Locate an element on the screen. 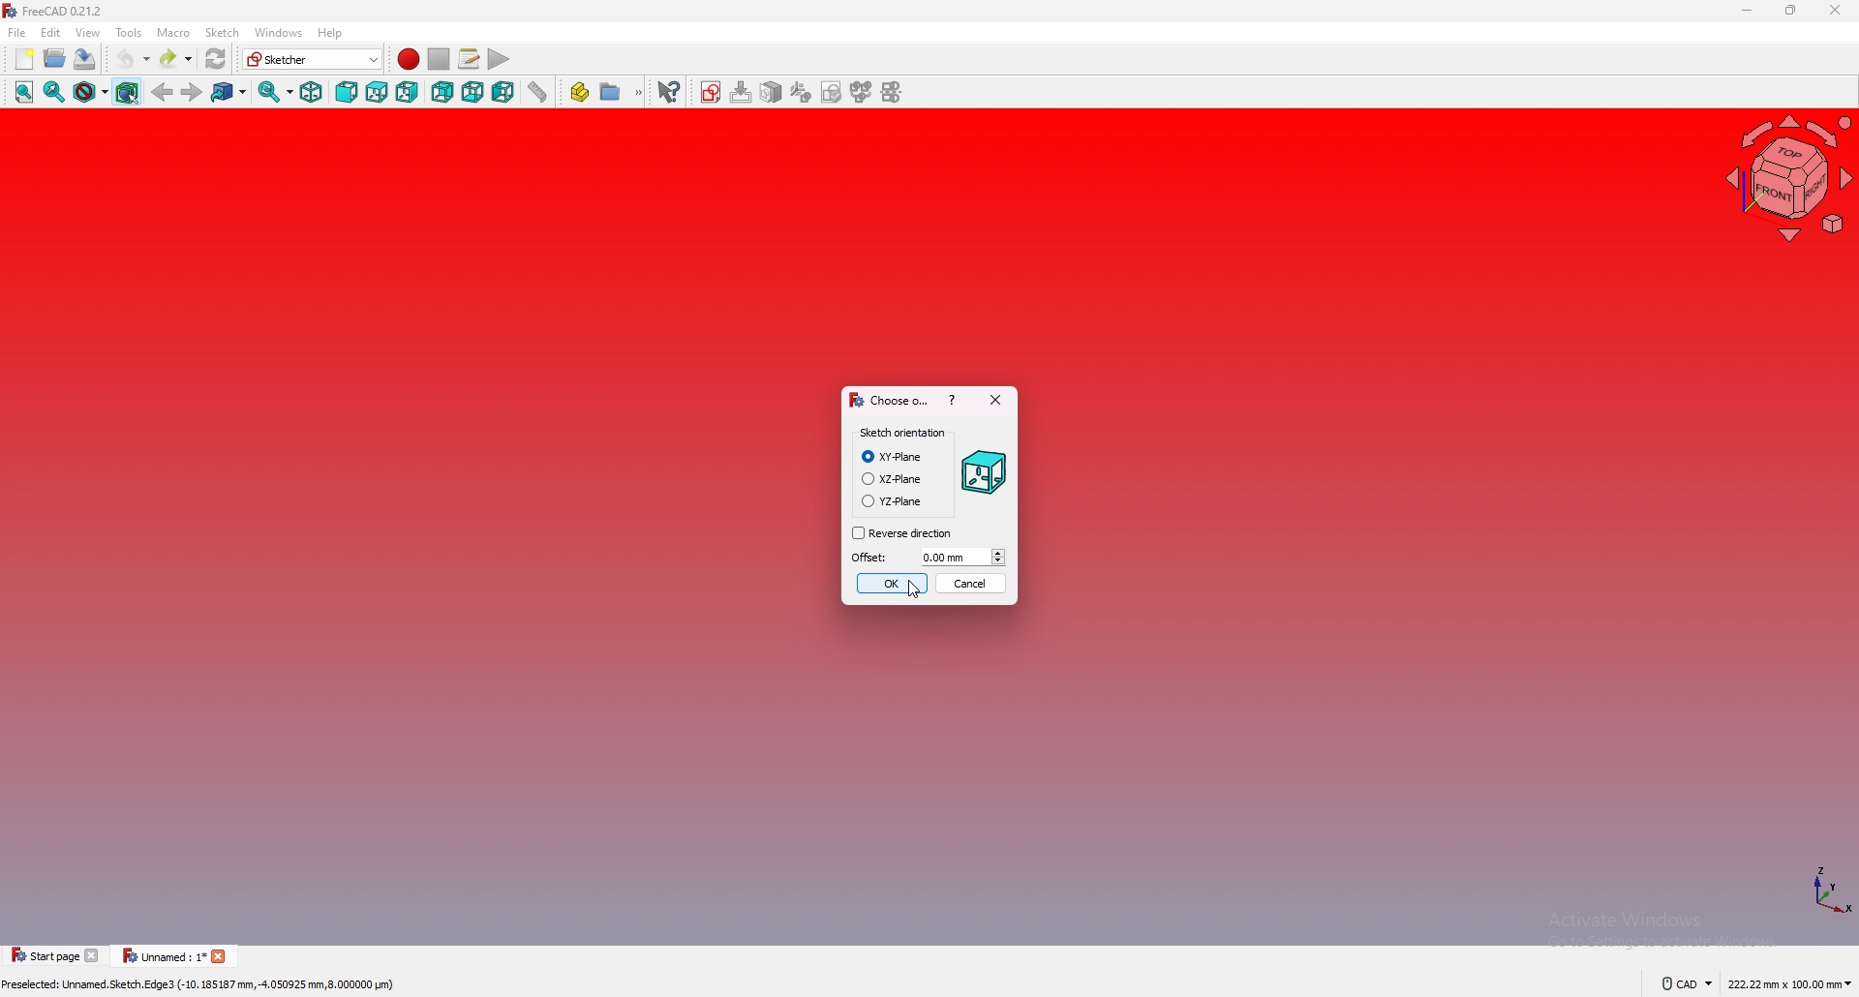 This screenshot has width=1859, height=997. fit selection is located at coordinates (54, 92).